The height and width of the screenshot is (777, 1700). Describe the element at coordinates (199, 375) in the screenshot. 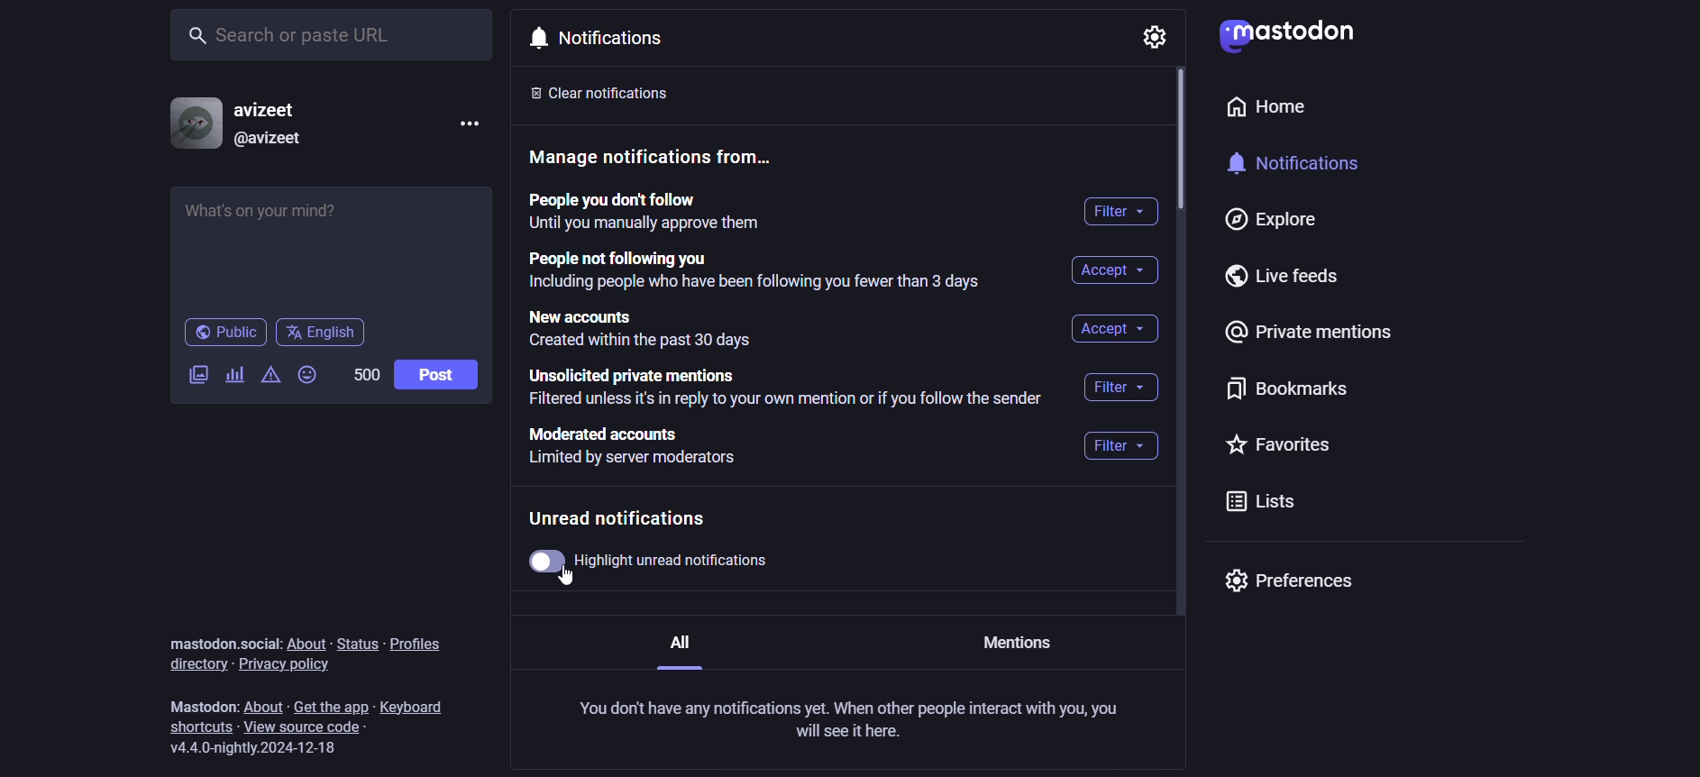

I see `add image` at that location.